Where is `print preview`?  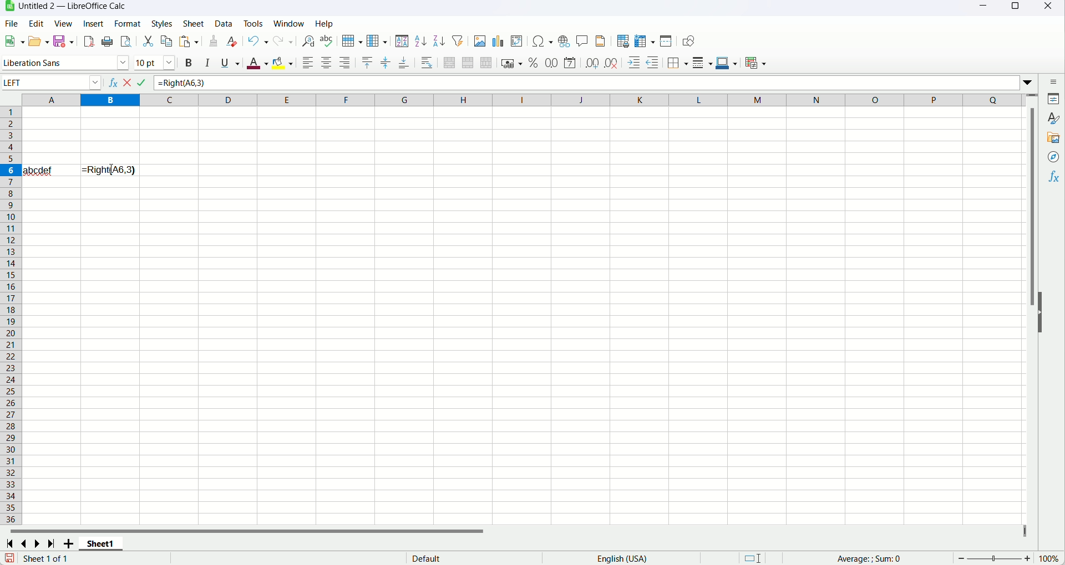 print preview is located at coordinates (126, 41).